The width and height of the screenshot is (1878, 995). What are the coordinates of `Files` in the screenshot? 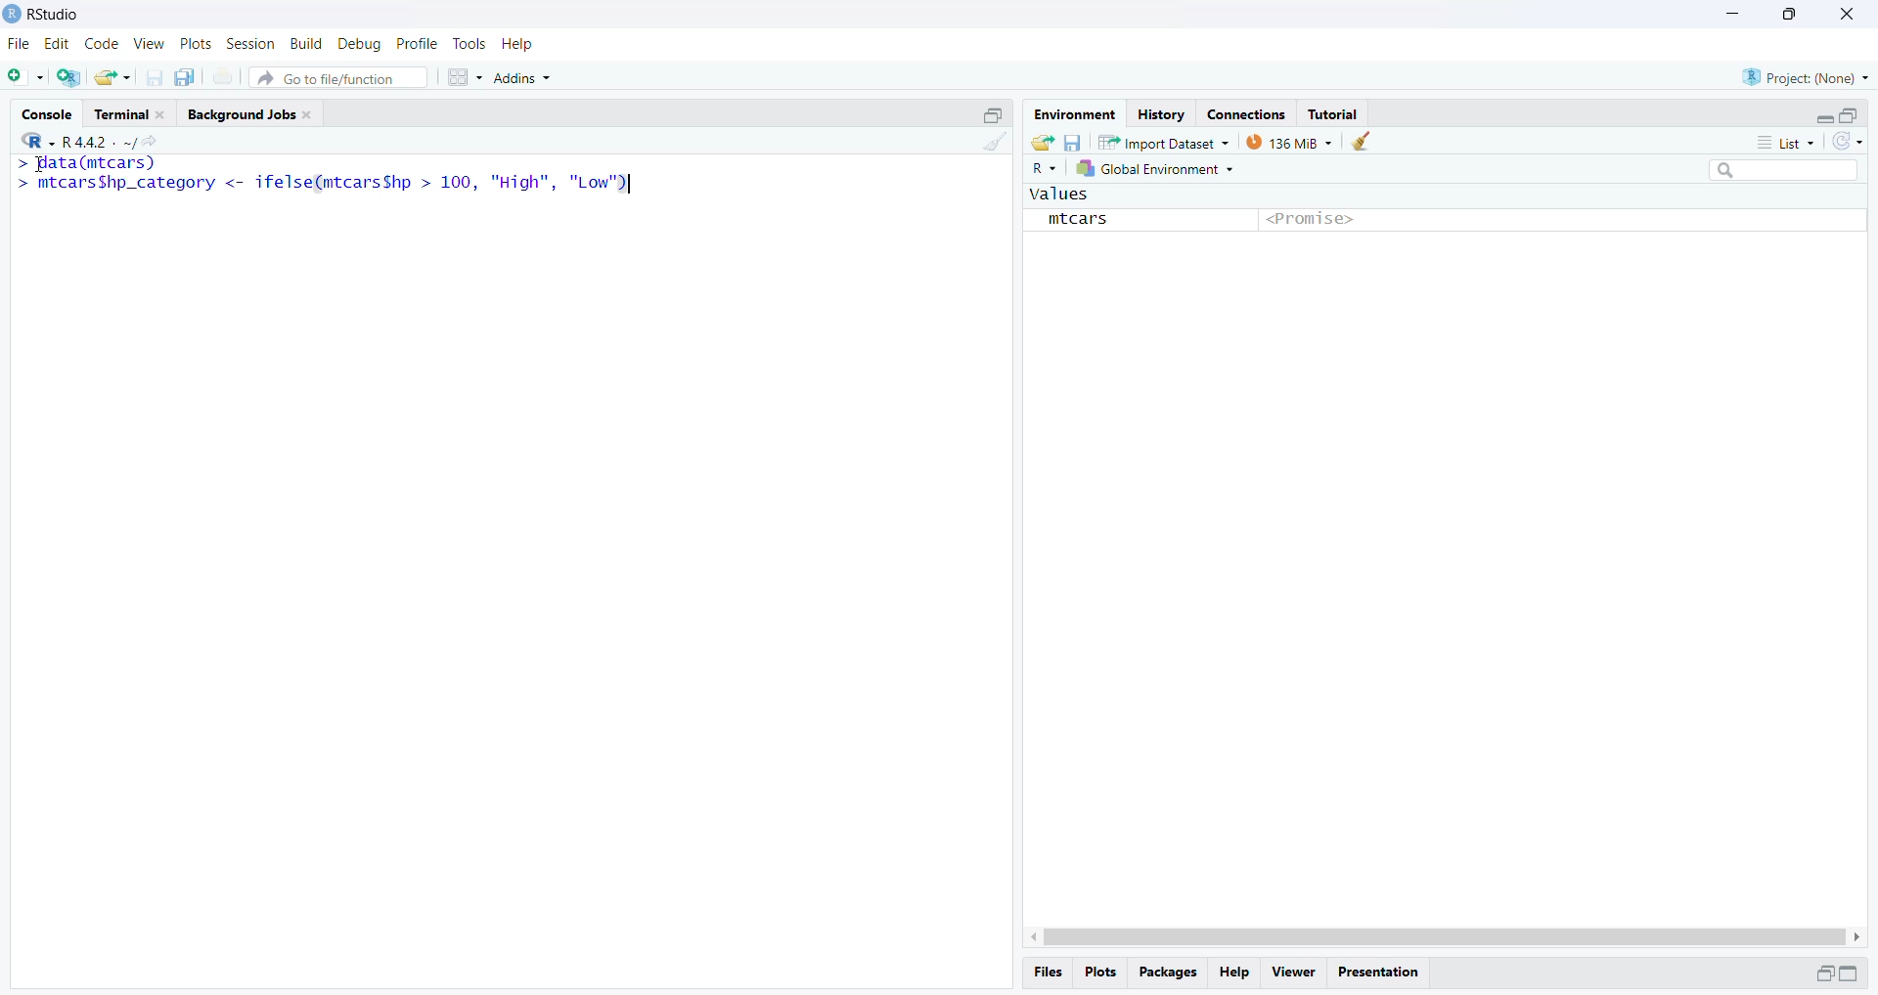 It's located at (1051, 972).